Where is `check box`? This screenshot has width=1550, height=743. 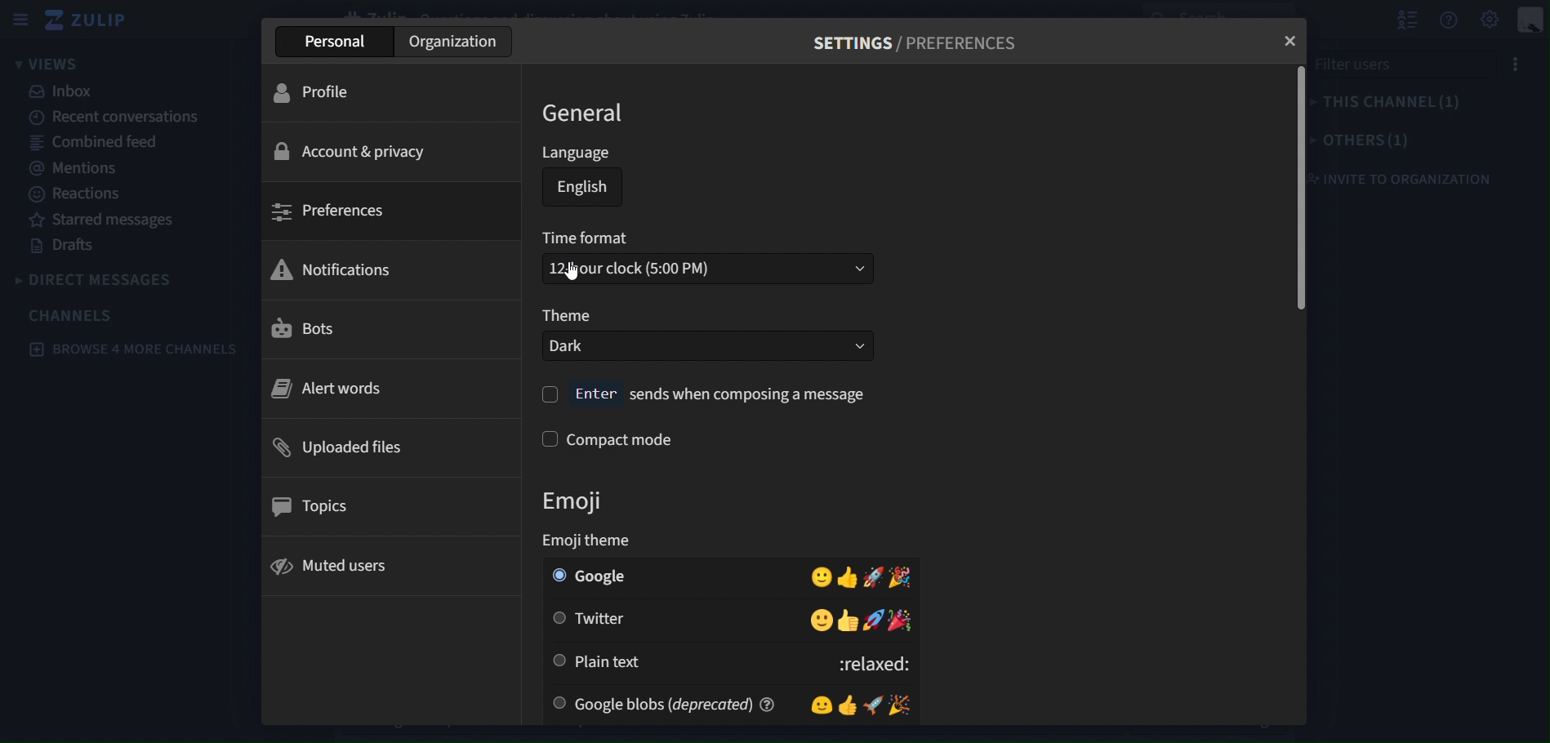 check box is located at coordinates (544, 439).